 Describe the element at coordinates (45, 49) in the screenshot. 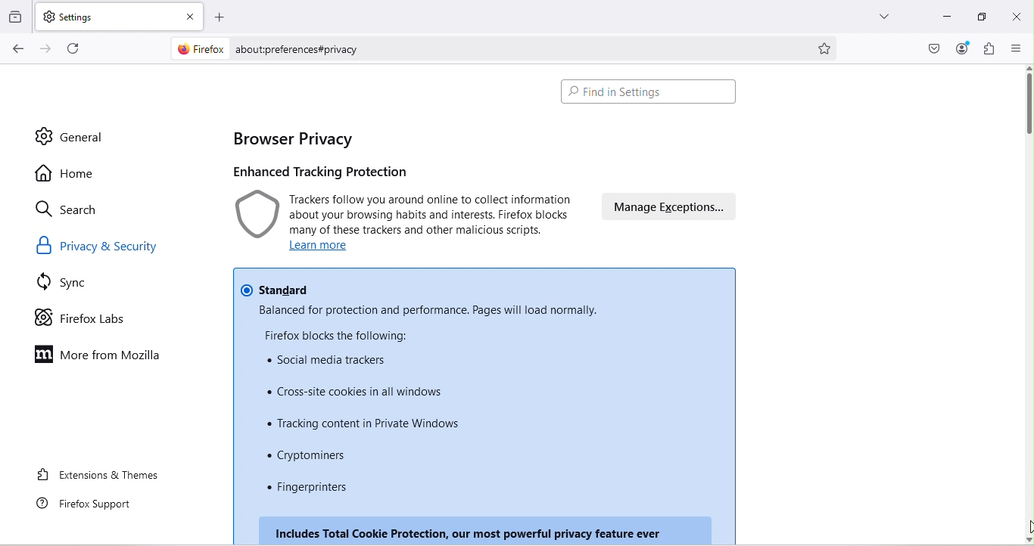

I see `Go forward one page` at that location.